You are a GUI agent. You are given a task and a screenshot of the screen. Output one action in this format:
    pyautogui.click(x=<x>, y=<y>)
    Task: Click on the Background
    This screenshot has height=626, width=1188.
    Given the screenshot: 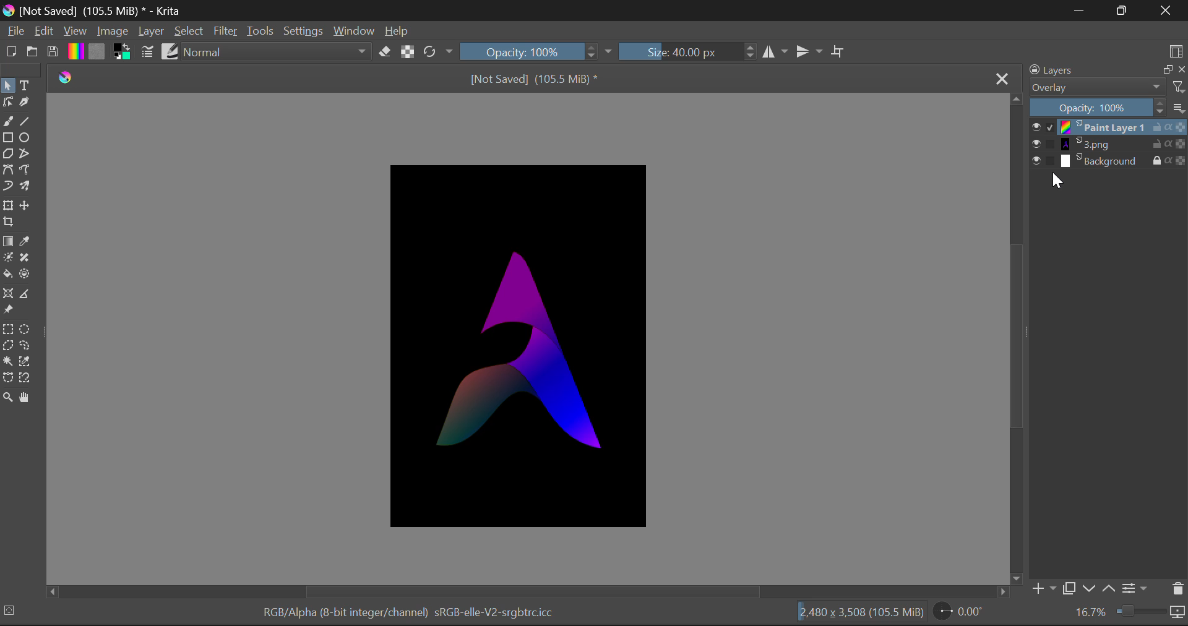 What is the action you would take?
    pyautogui.click(x=1105, y=162)
    